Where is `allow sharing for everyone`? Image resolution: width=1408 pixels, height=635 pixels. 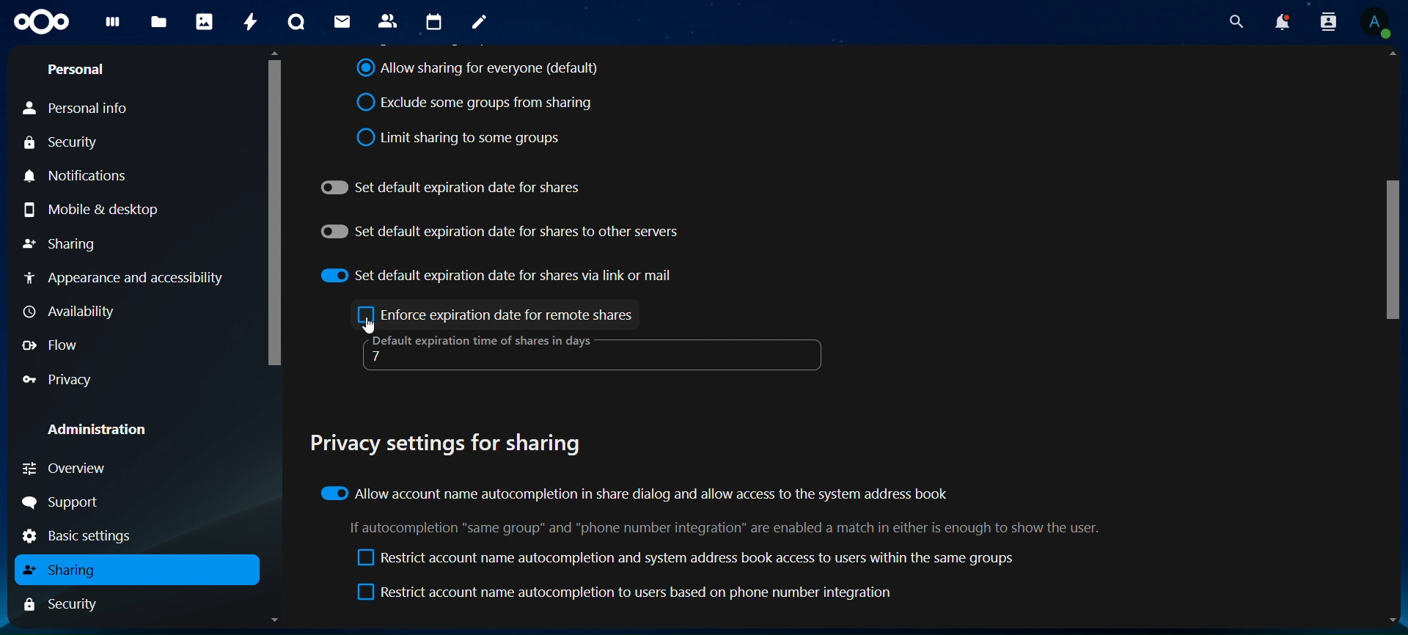
allow sharing for everyone is located at coordinates (478, 70).